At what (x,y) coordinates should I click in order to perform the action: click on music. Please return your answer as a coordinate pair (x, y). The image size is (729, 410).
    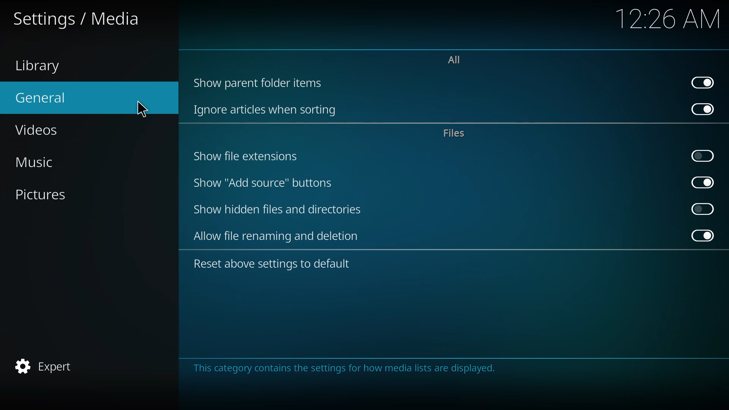
    Looking at the image, I should click on (41, 163).